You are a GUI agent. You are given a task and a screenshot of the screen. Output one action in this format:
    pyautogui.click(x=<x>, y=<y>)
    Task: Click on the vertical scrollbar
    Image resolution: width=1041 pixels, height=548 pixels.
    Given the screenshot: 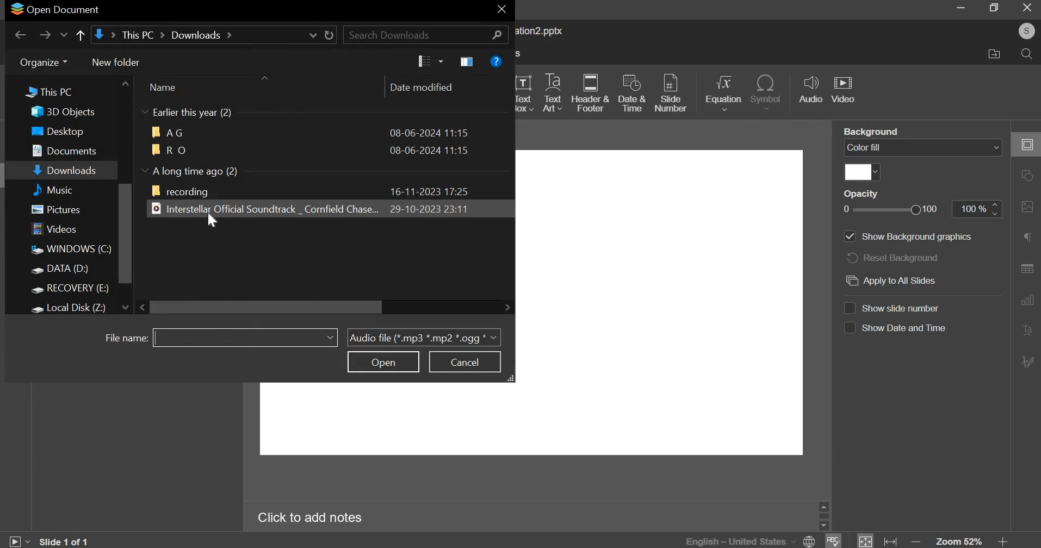 What is the action you would take?
    pyautogui.click(x=125, y=234)
    